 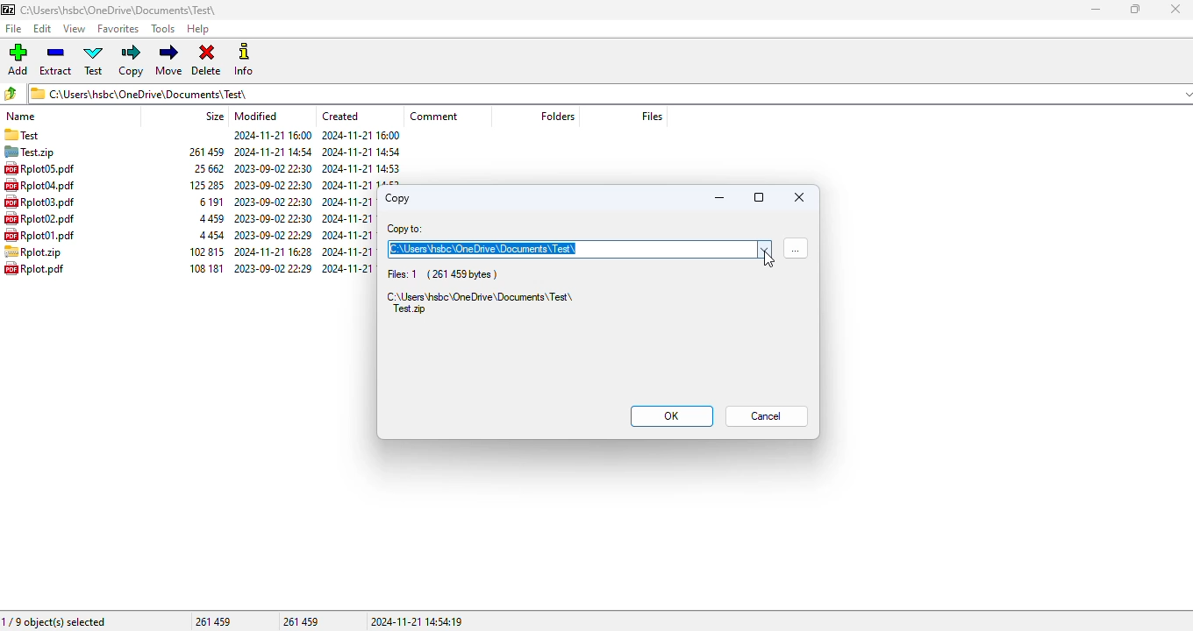 What do you see at coordinates (273, 252) in the screenshot?
I see `modified date & time` at bounding box center [273, 252].